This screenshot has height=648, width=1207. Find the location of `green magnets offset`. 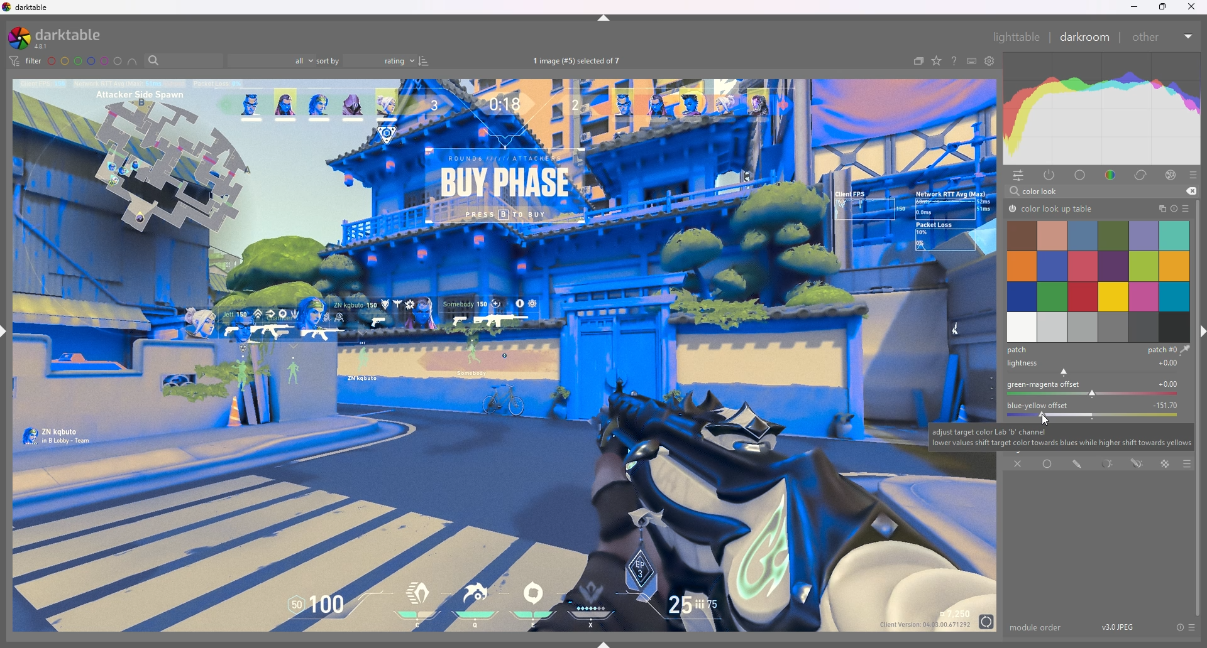

green magnets offset is located at coordinates (1096, 390).